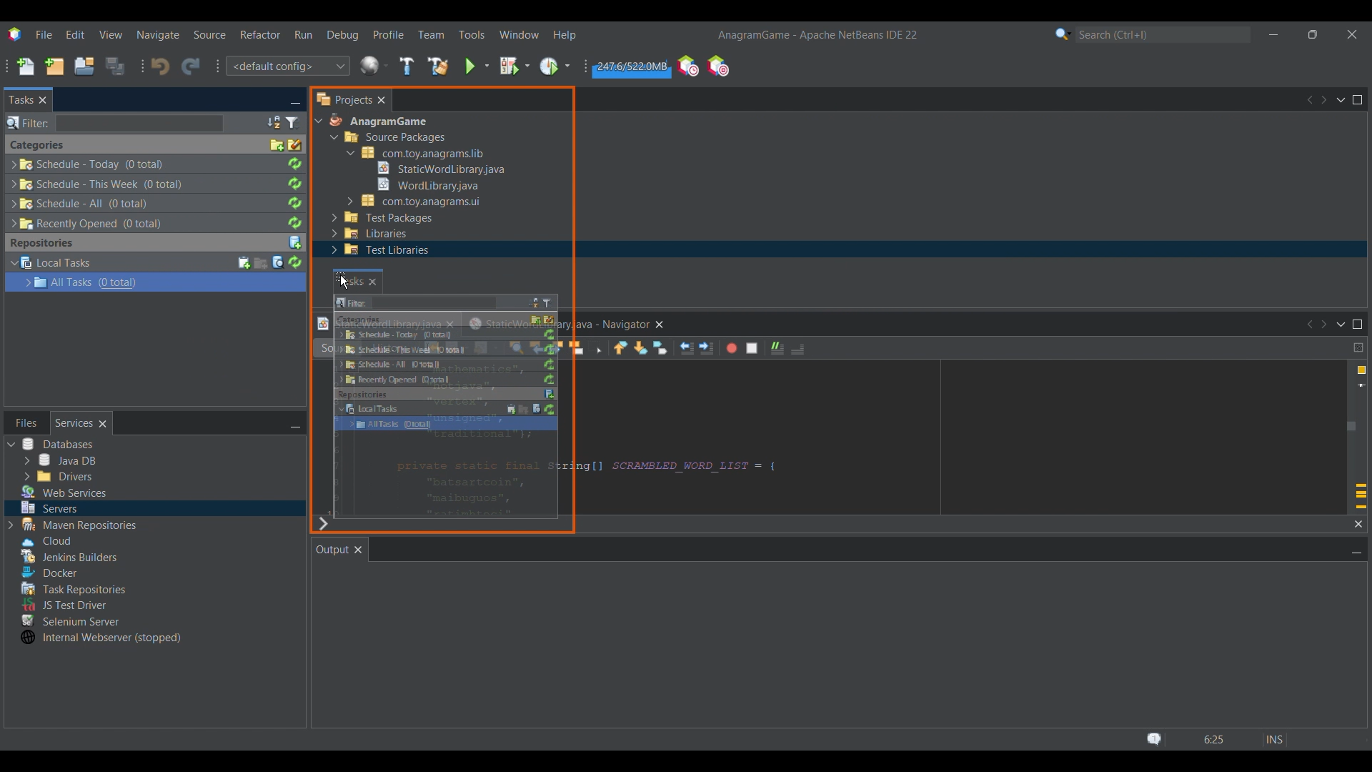 The width and height of the screenshot is (1372, 772). What do you see at coordinates (642, 347) in the screenshot?
I see `Next bookmark` at bounding box center [642, 347].